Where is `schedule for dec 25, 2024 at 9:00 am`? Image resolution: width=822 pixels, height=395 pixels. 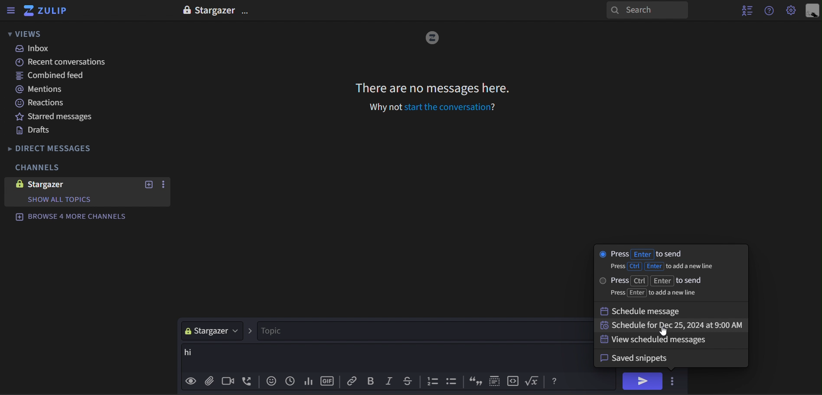
schedule for dec 25, 2024 at 9:00 am is located at coordinates (670, 325).